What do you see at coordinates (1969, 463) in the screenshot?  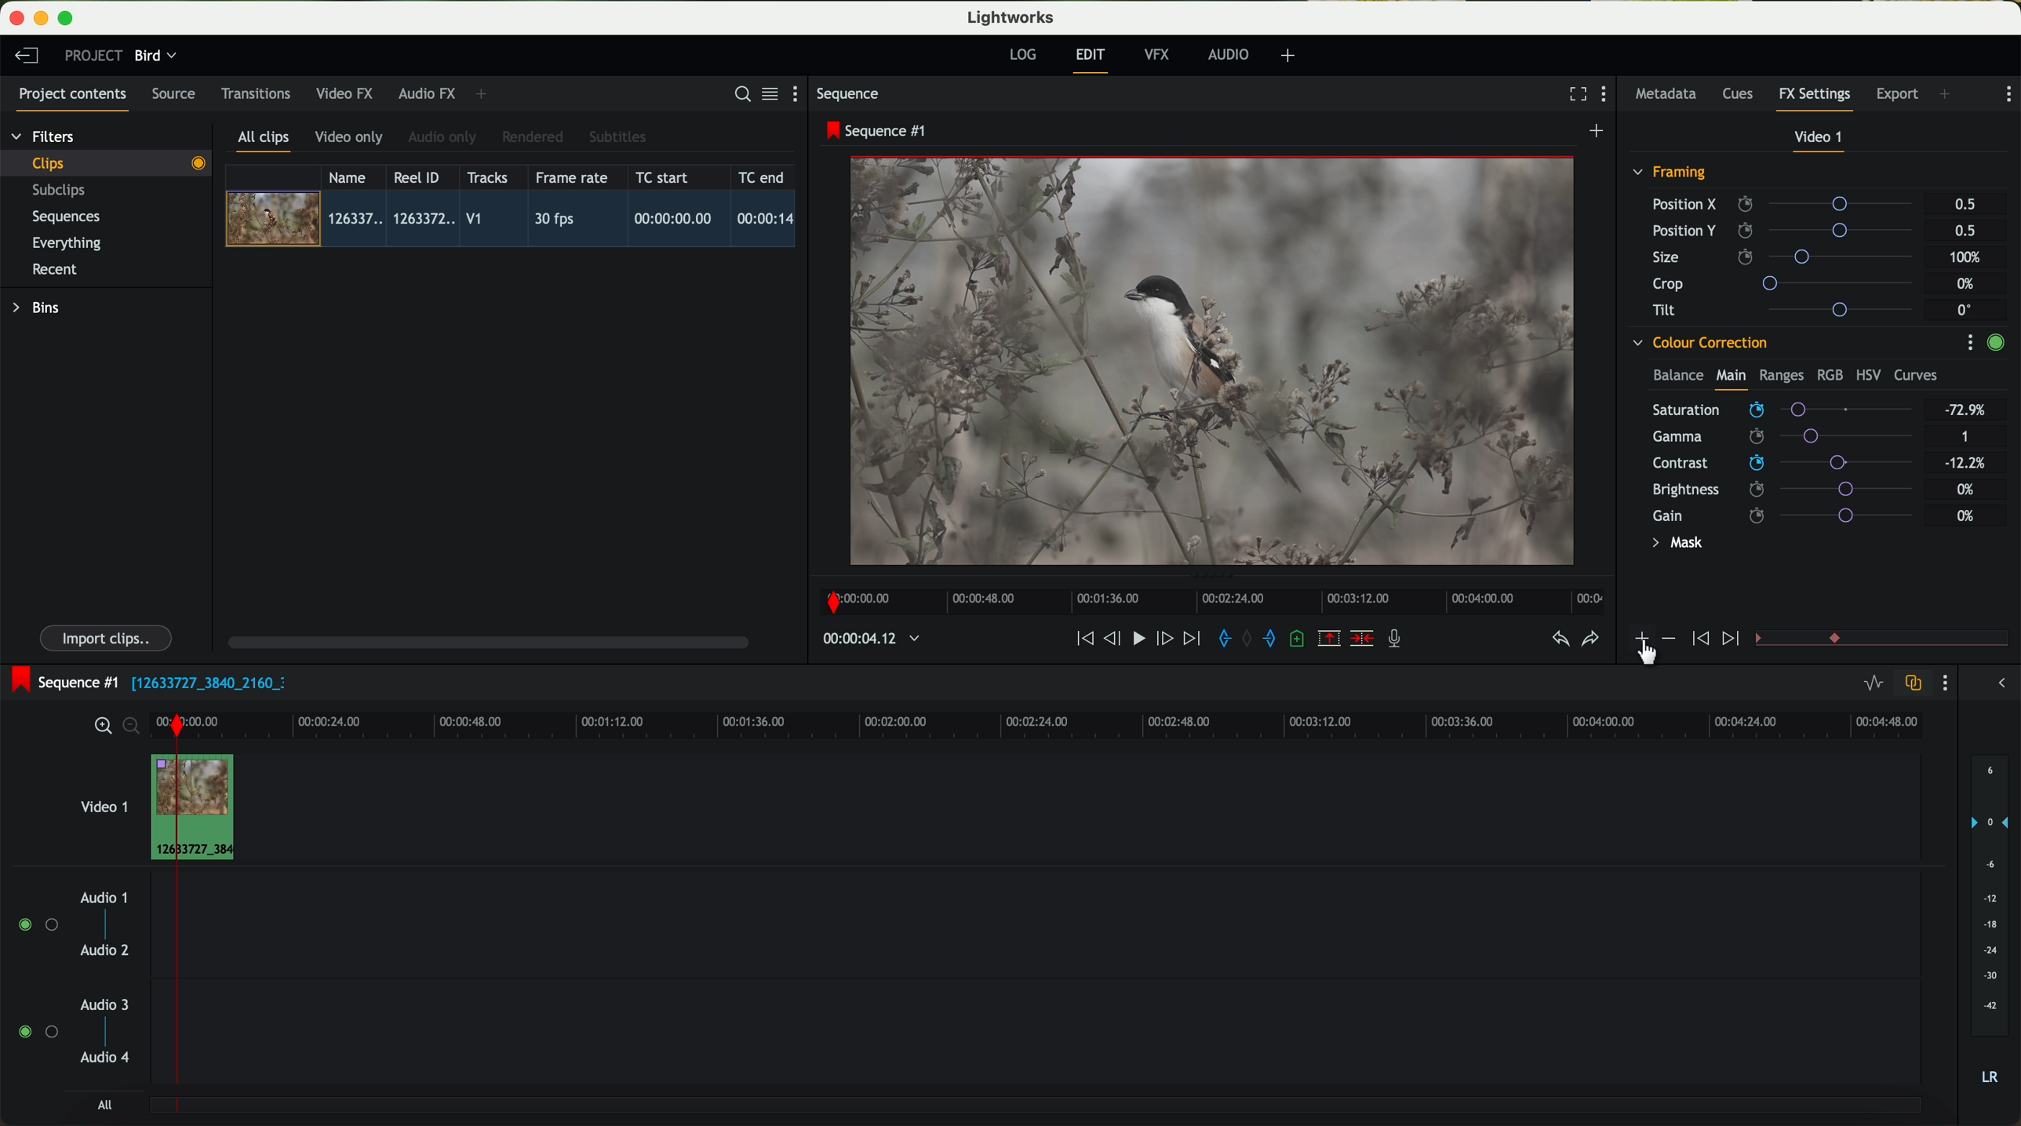 I see `40.1%` at bounding box center [1969, 463].